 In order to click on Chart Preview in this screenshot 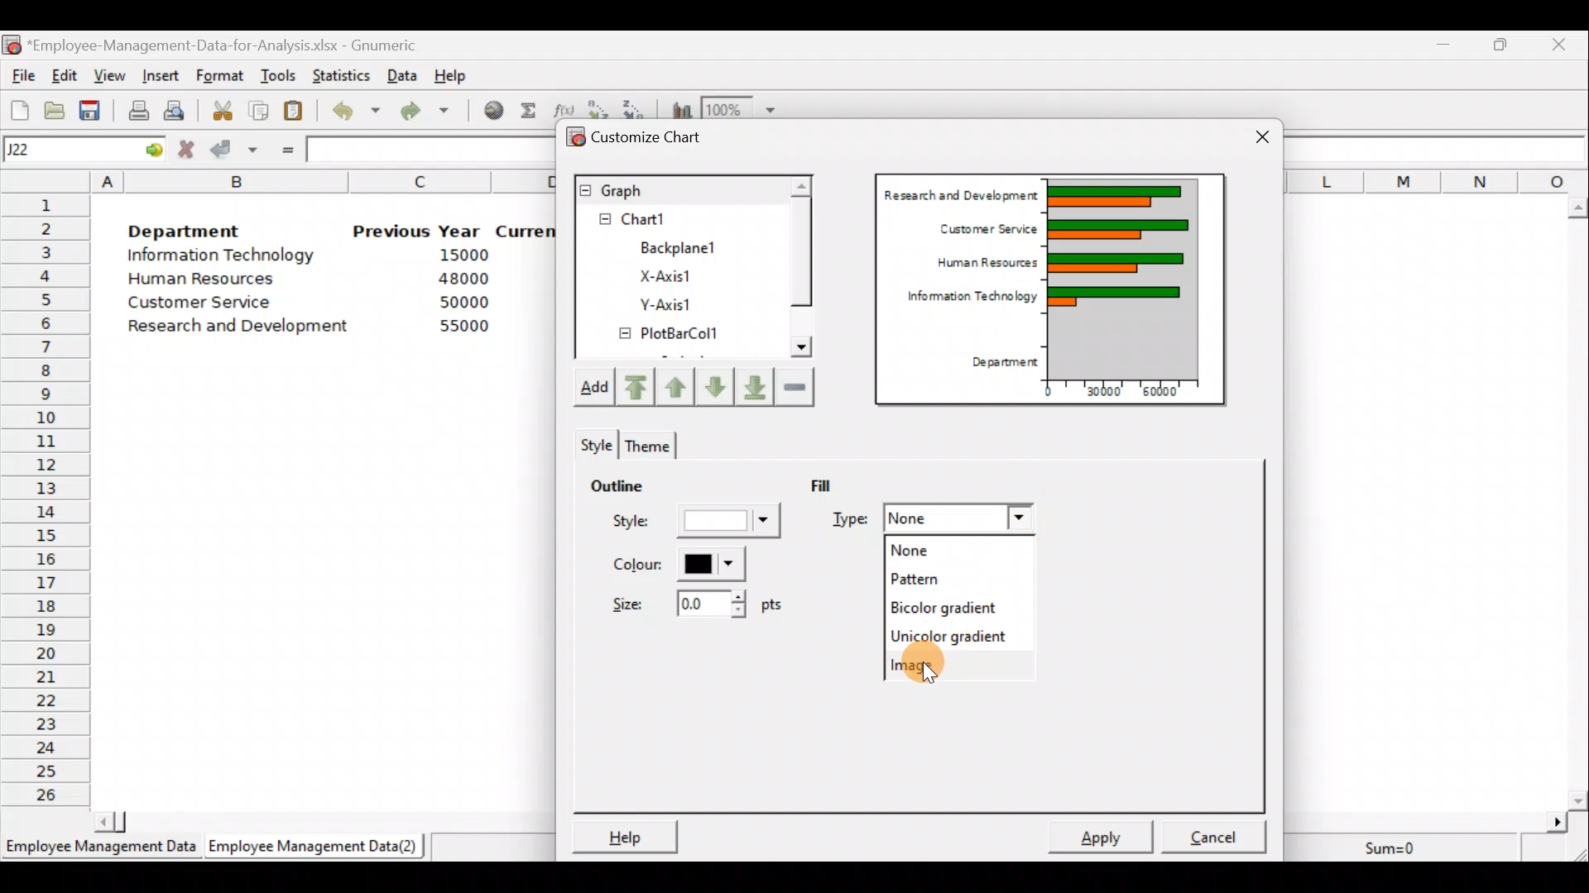, I will do `click(1123, 277)`.